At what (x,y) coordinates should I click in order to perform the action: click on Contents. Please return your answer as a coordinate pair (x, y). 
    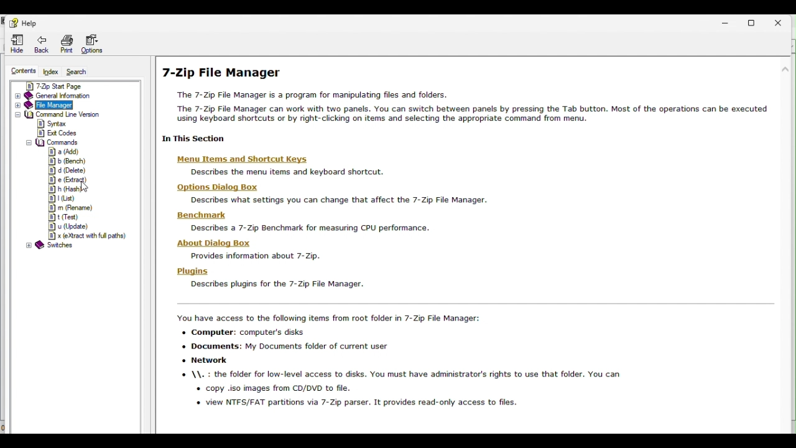
    Looking at the image, I should click on (22, 69).